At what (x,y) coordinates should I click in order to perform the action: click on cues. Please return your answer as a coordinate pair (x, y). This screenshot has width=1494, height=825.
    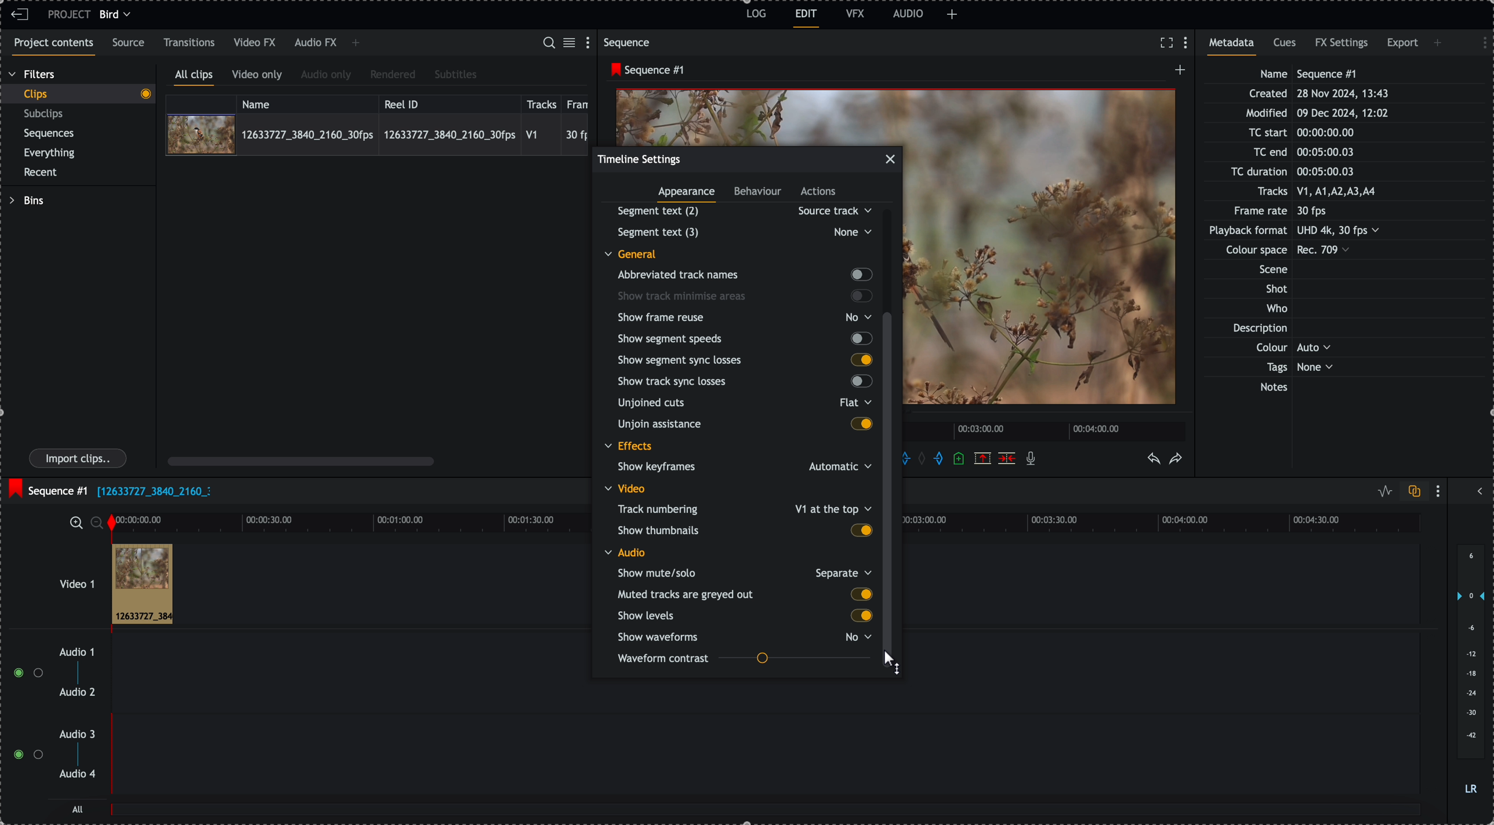
    Looking at the image, I should click on (1286, 46).